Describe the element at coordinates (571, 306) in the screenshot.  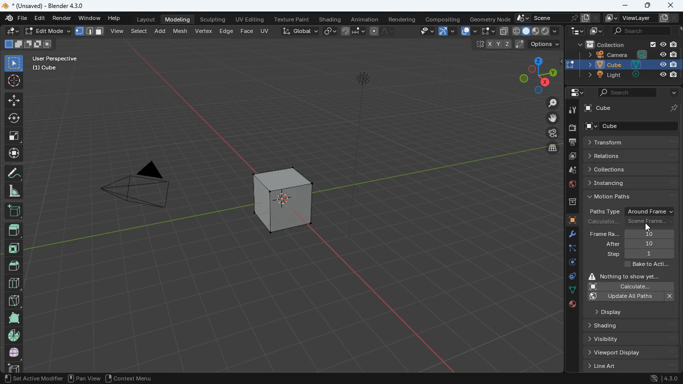
I see `public` at that location.